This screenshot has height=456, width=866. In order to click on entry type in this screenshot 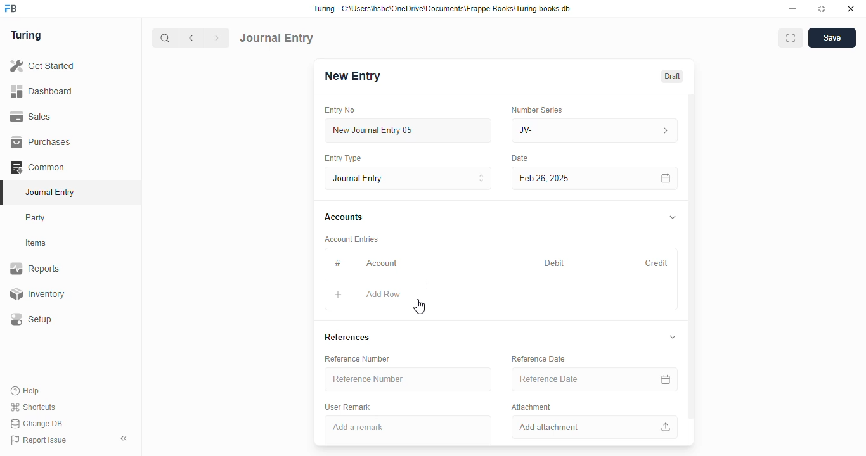, I will do `click(343, 158)`.